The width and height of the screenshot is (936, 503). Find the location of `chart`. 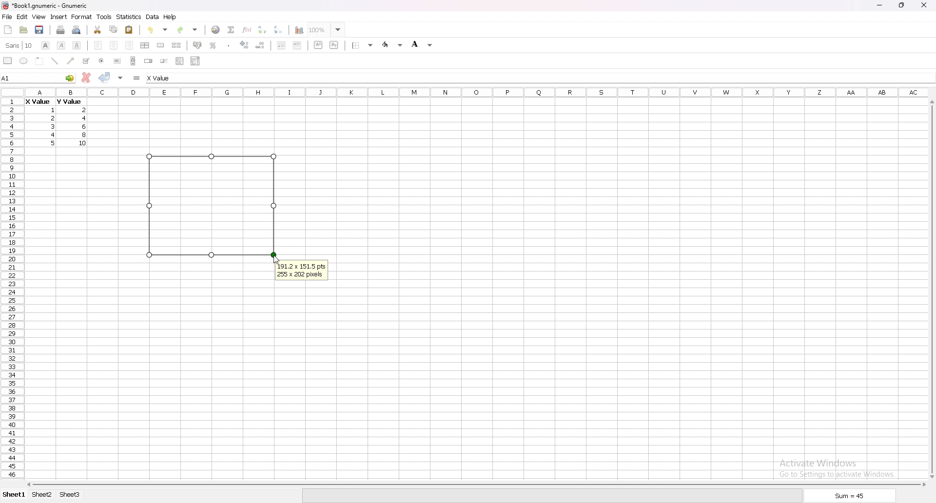

chart is located at coordinates (296, 30).